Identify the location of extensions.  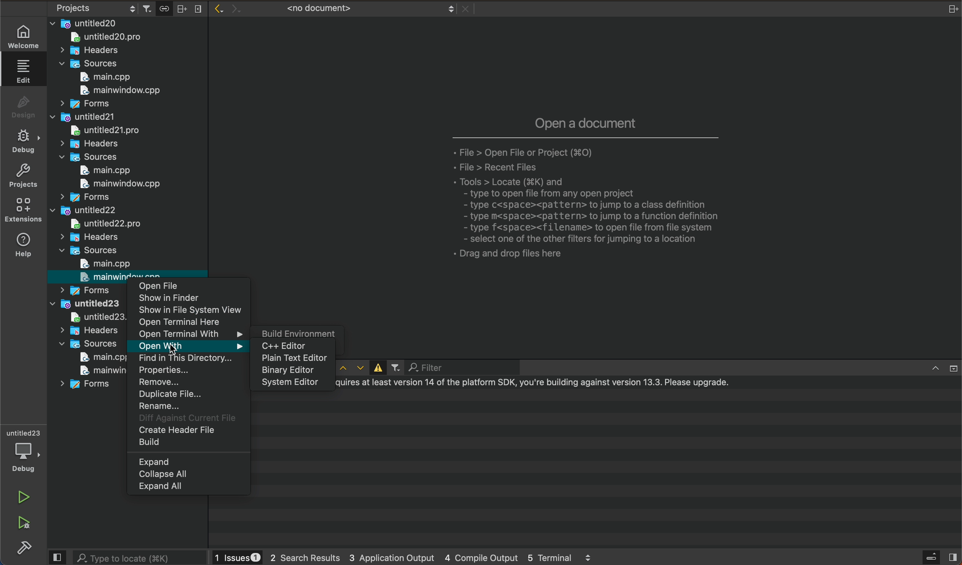
(24, 211).